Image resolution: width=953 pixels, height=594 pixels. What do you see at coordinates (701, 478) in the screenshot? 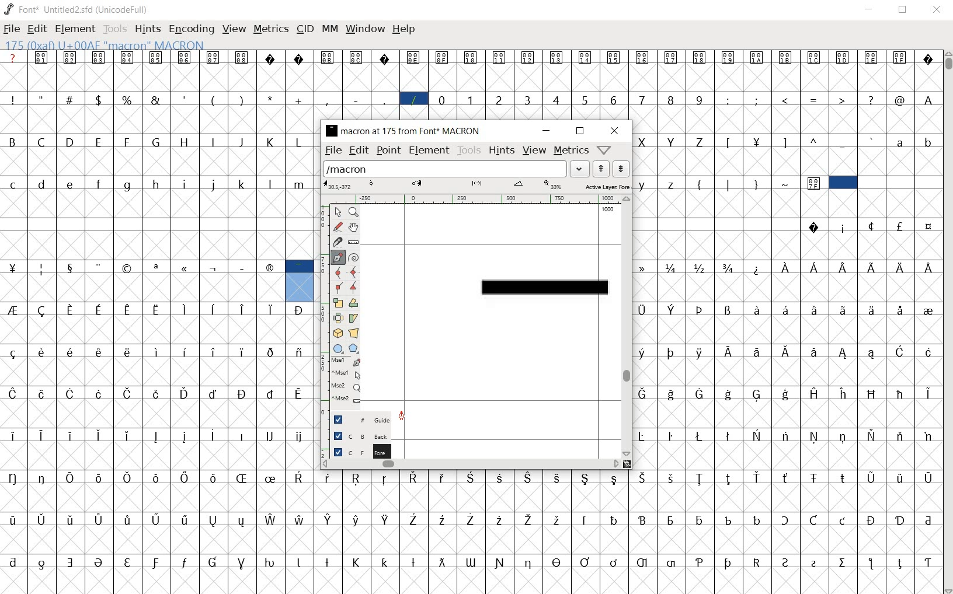
I see `Symbol` at bounding box center [701, 478].